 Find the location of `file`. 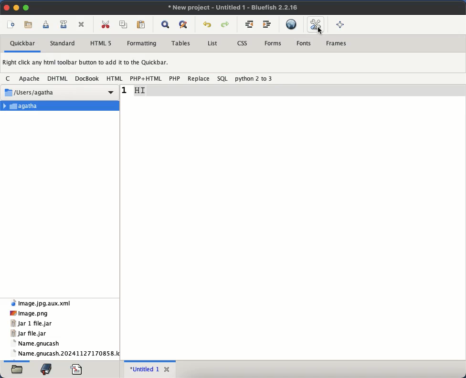

file is located at coordinates (77, 368).